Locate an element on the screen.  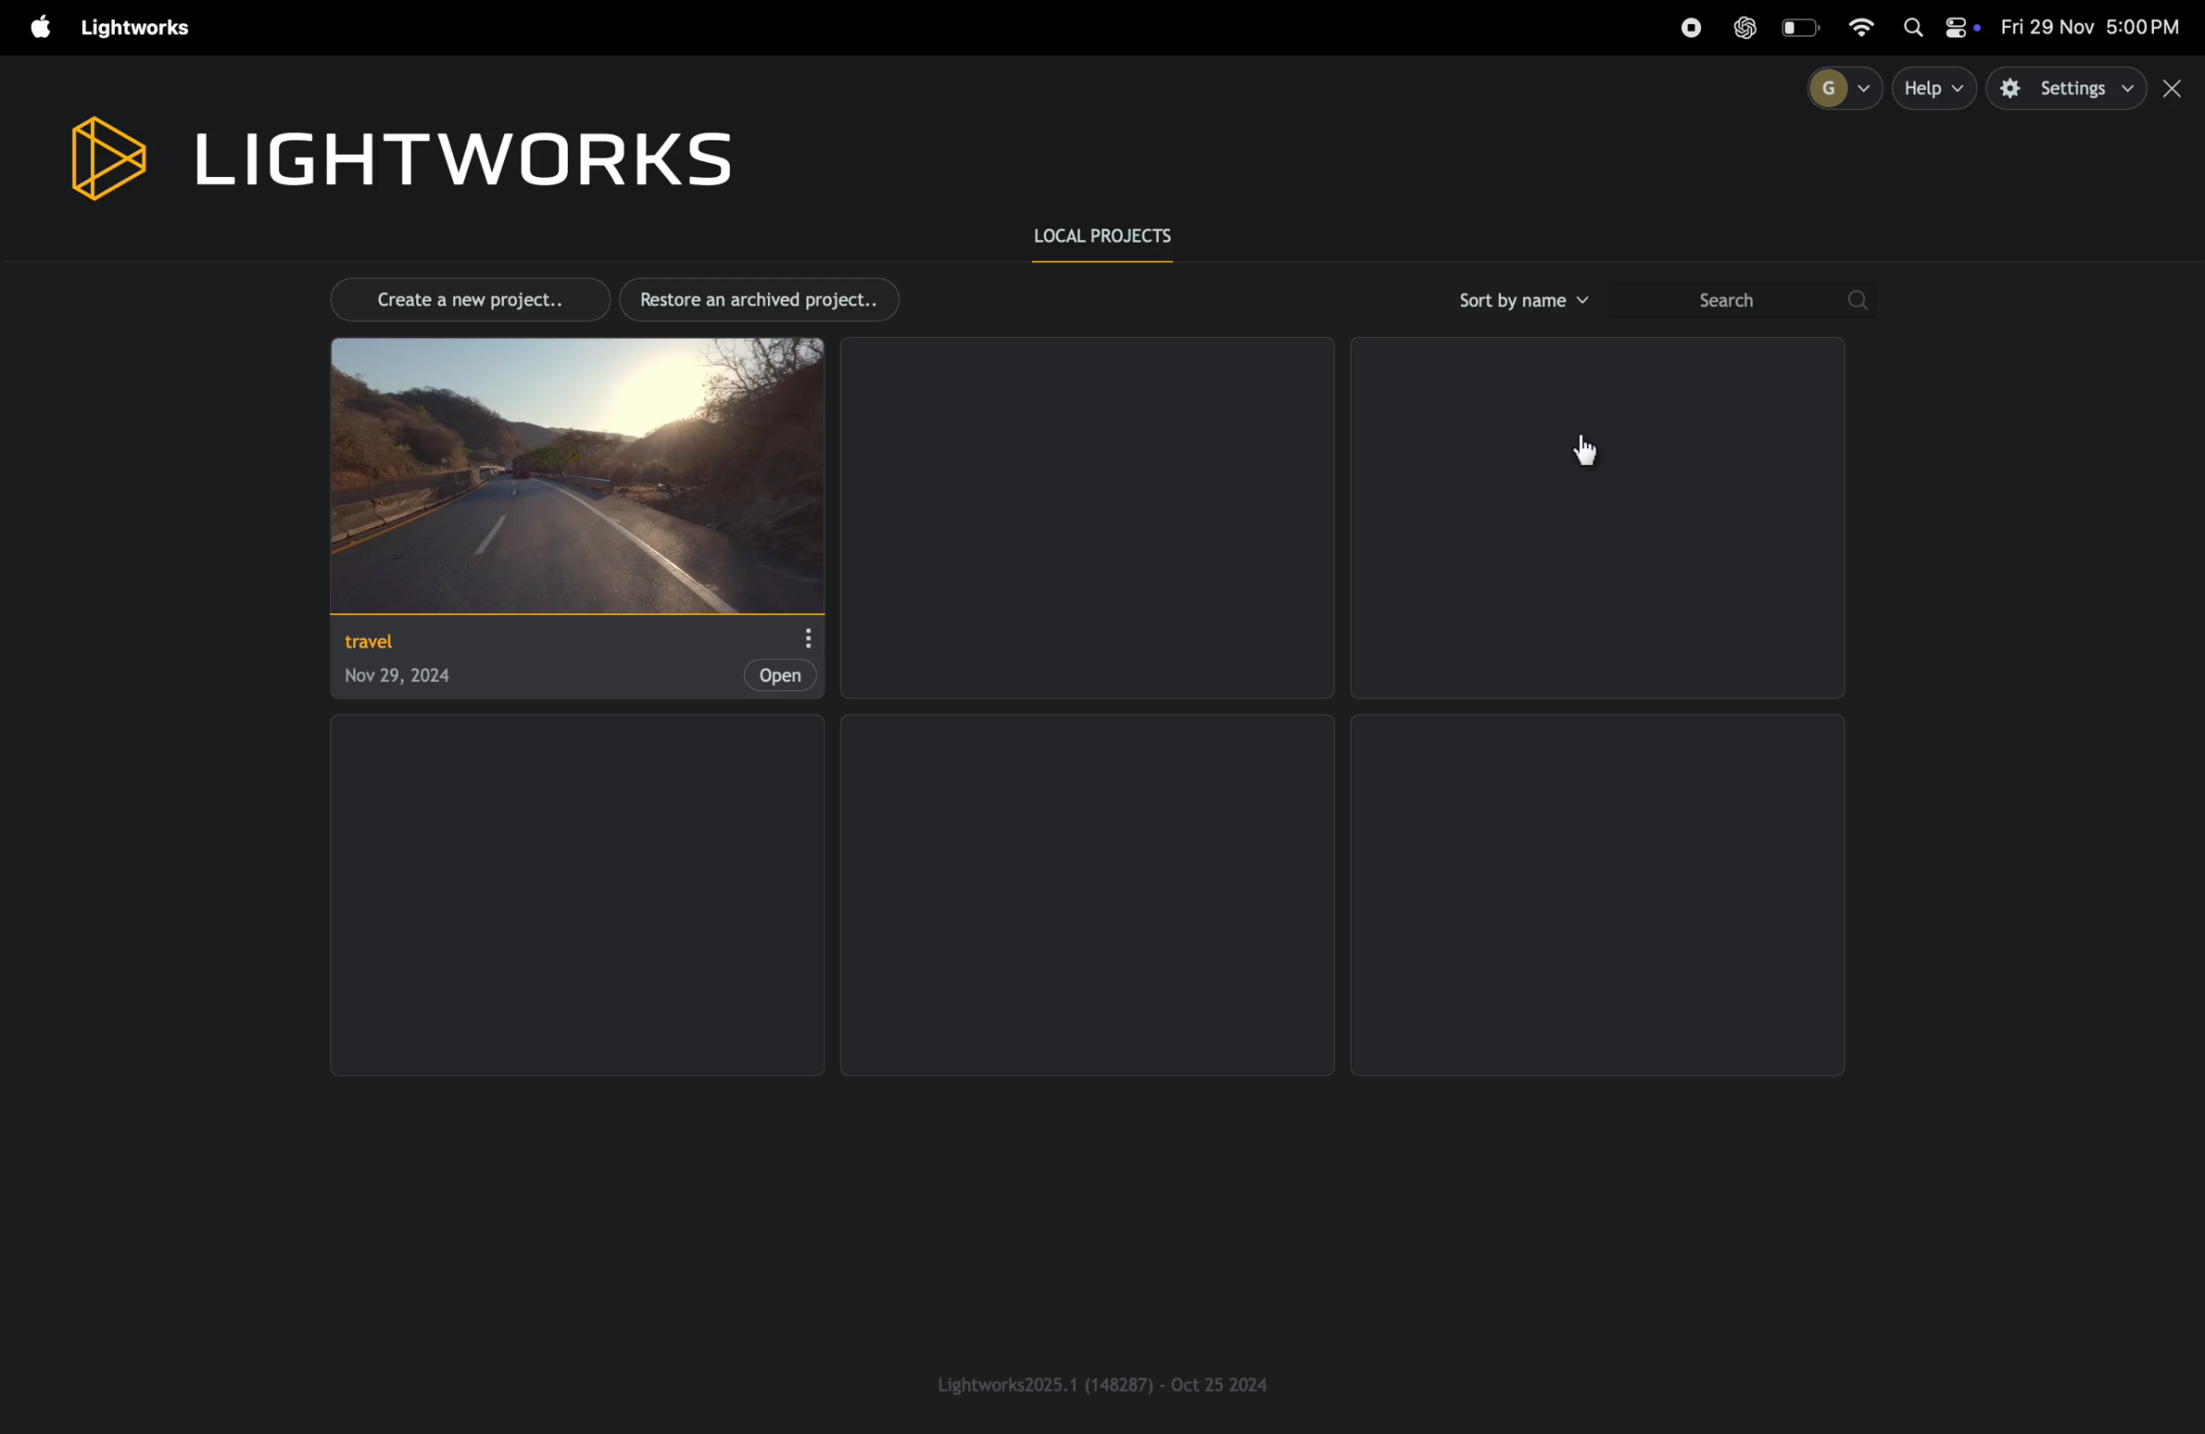
settings is located at coordinates (2069, 89).